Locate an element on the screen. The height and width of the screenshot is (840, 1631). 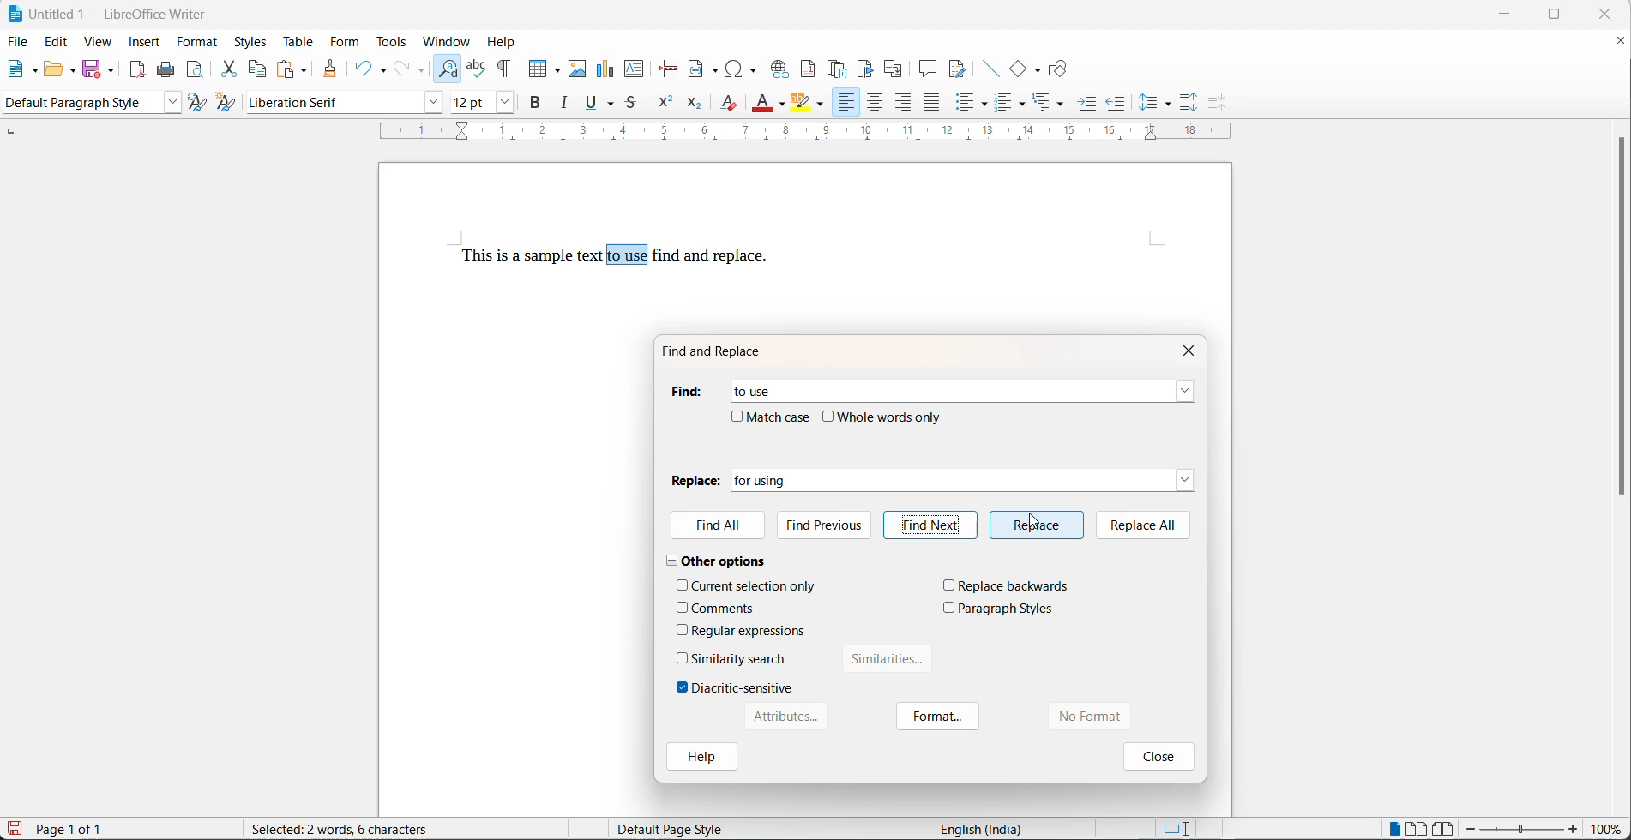
decrease paragraph spacing is located at coordinates (1214, 103).